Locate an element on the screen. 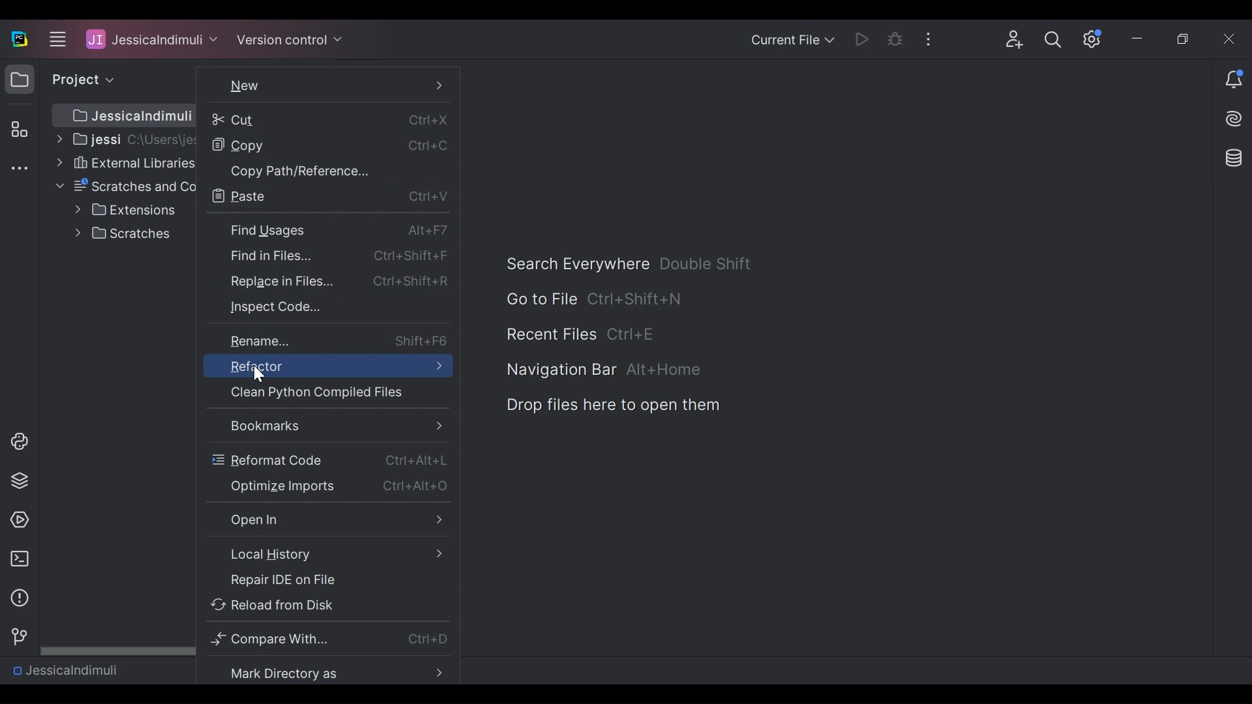 The image size is (1252, 704). layers is located at coordinates (19, 480).